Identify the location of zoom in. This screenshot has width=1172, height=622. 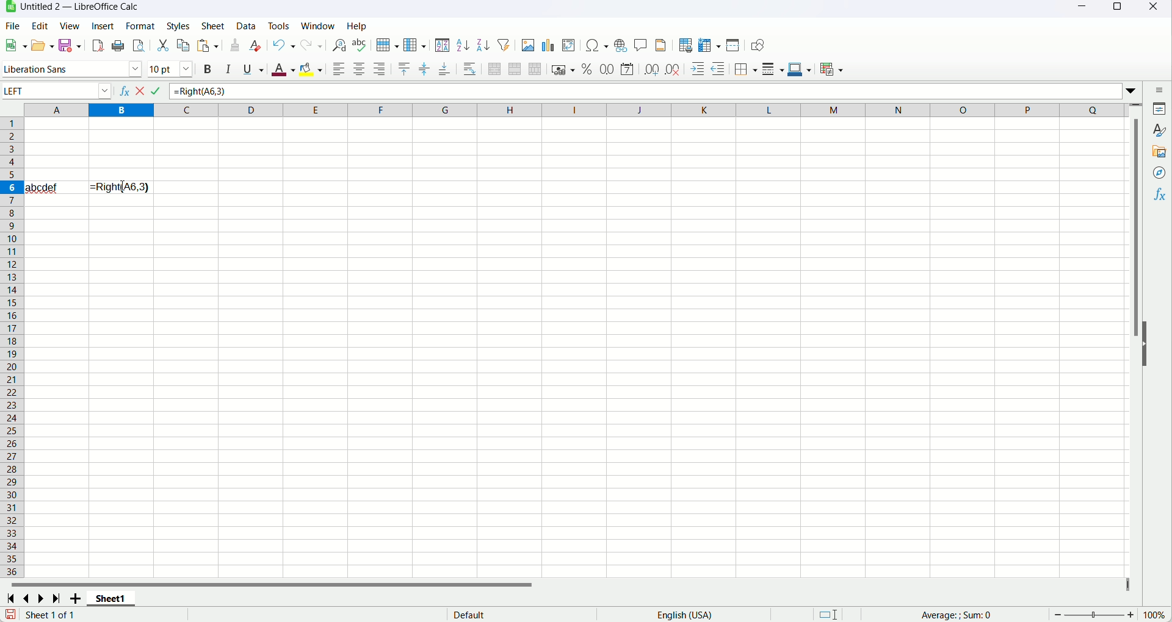
(1130, 615).